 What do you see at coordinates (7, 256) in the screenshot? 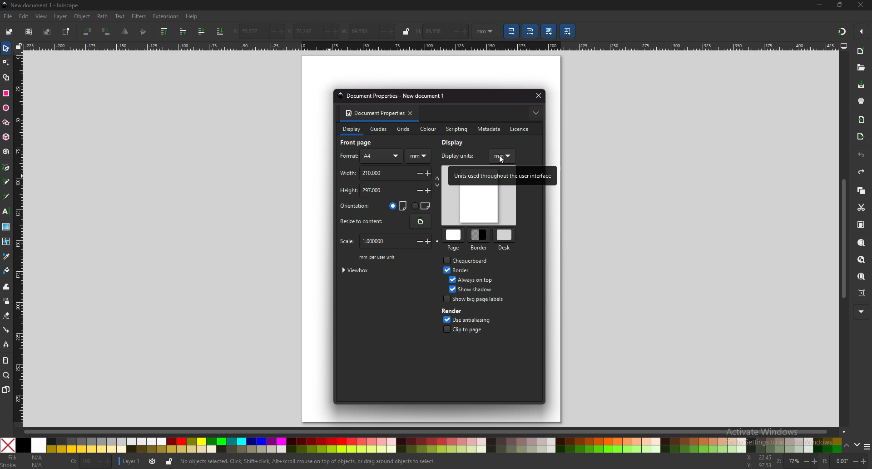
I see `dropper` at bounding box center [7, 256].